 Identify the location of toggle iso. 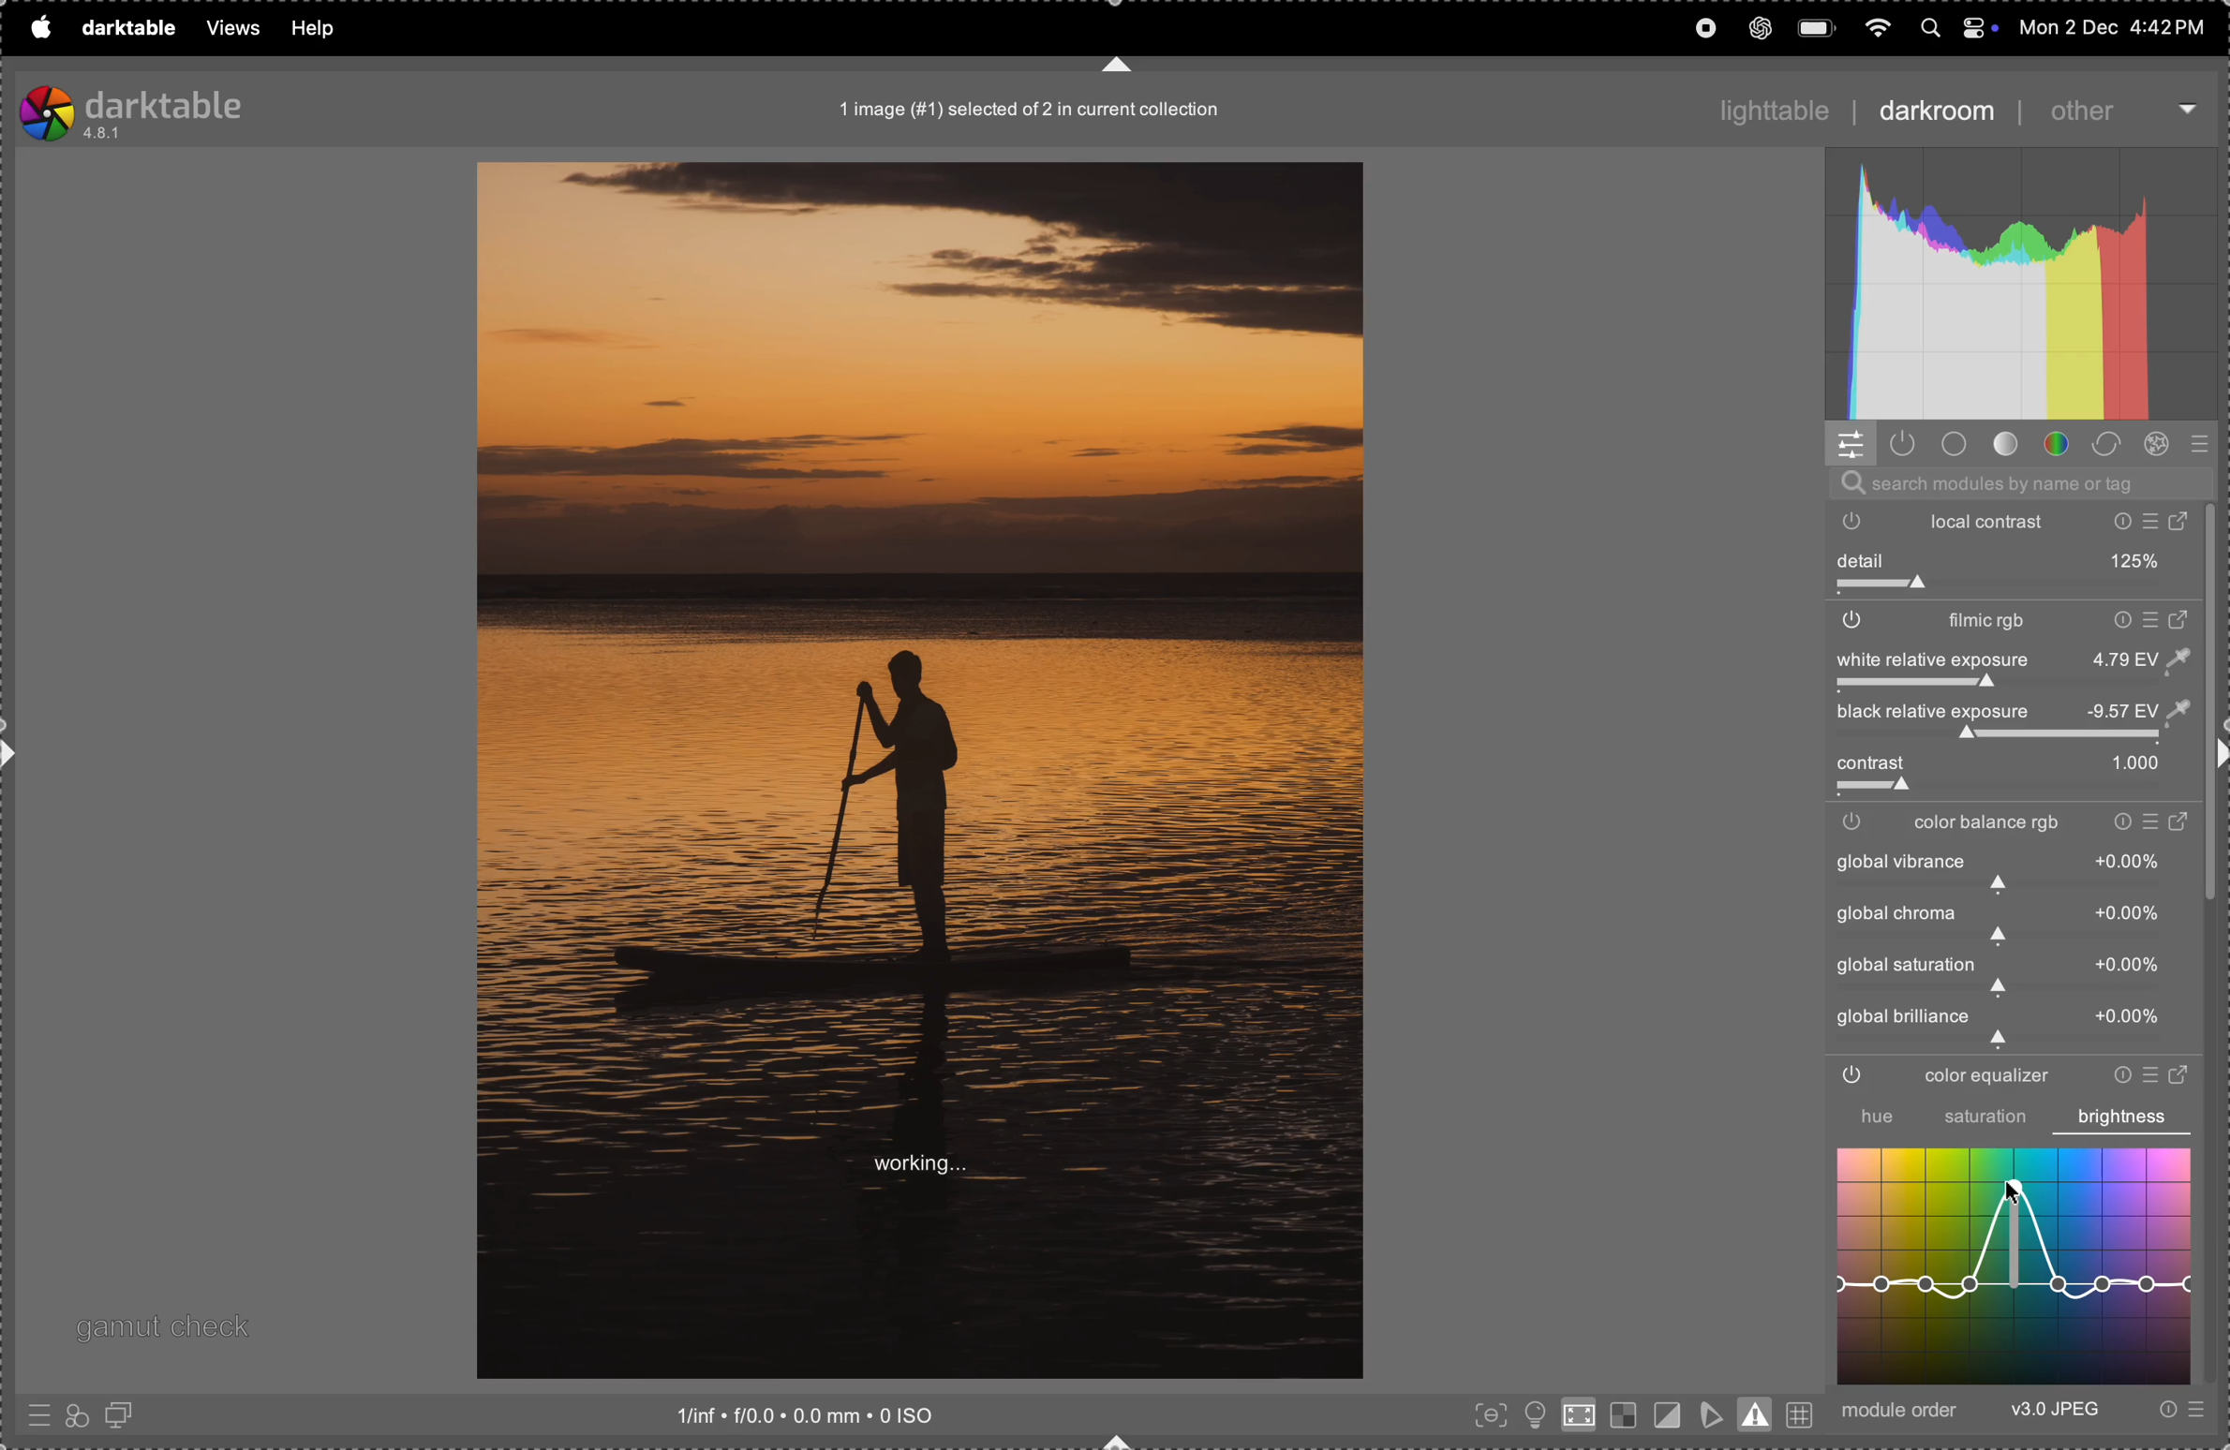
(1577, 1419).